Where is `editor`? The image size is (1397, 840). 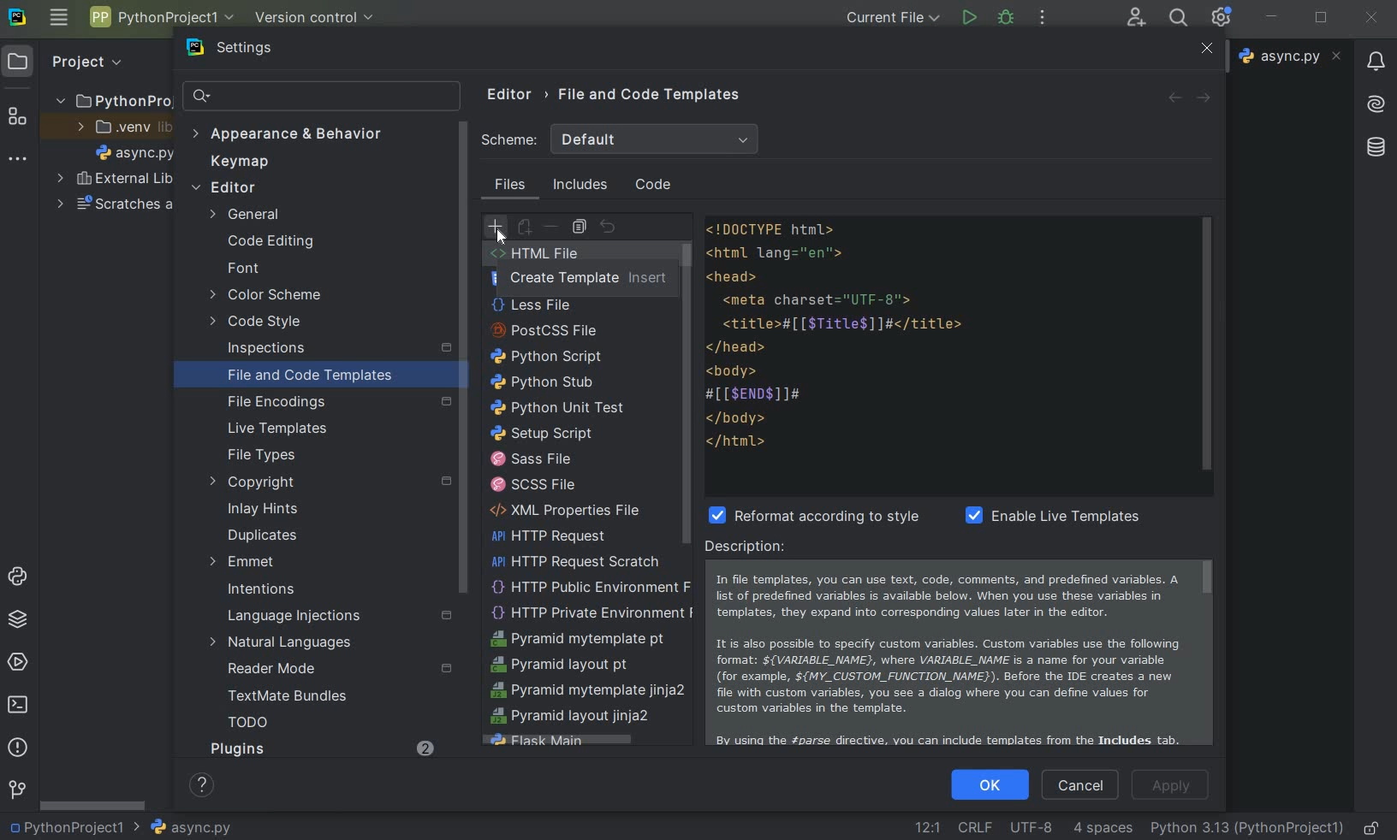 editor is located at coordinates (221, 186).